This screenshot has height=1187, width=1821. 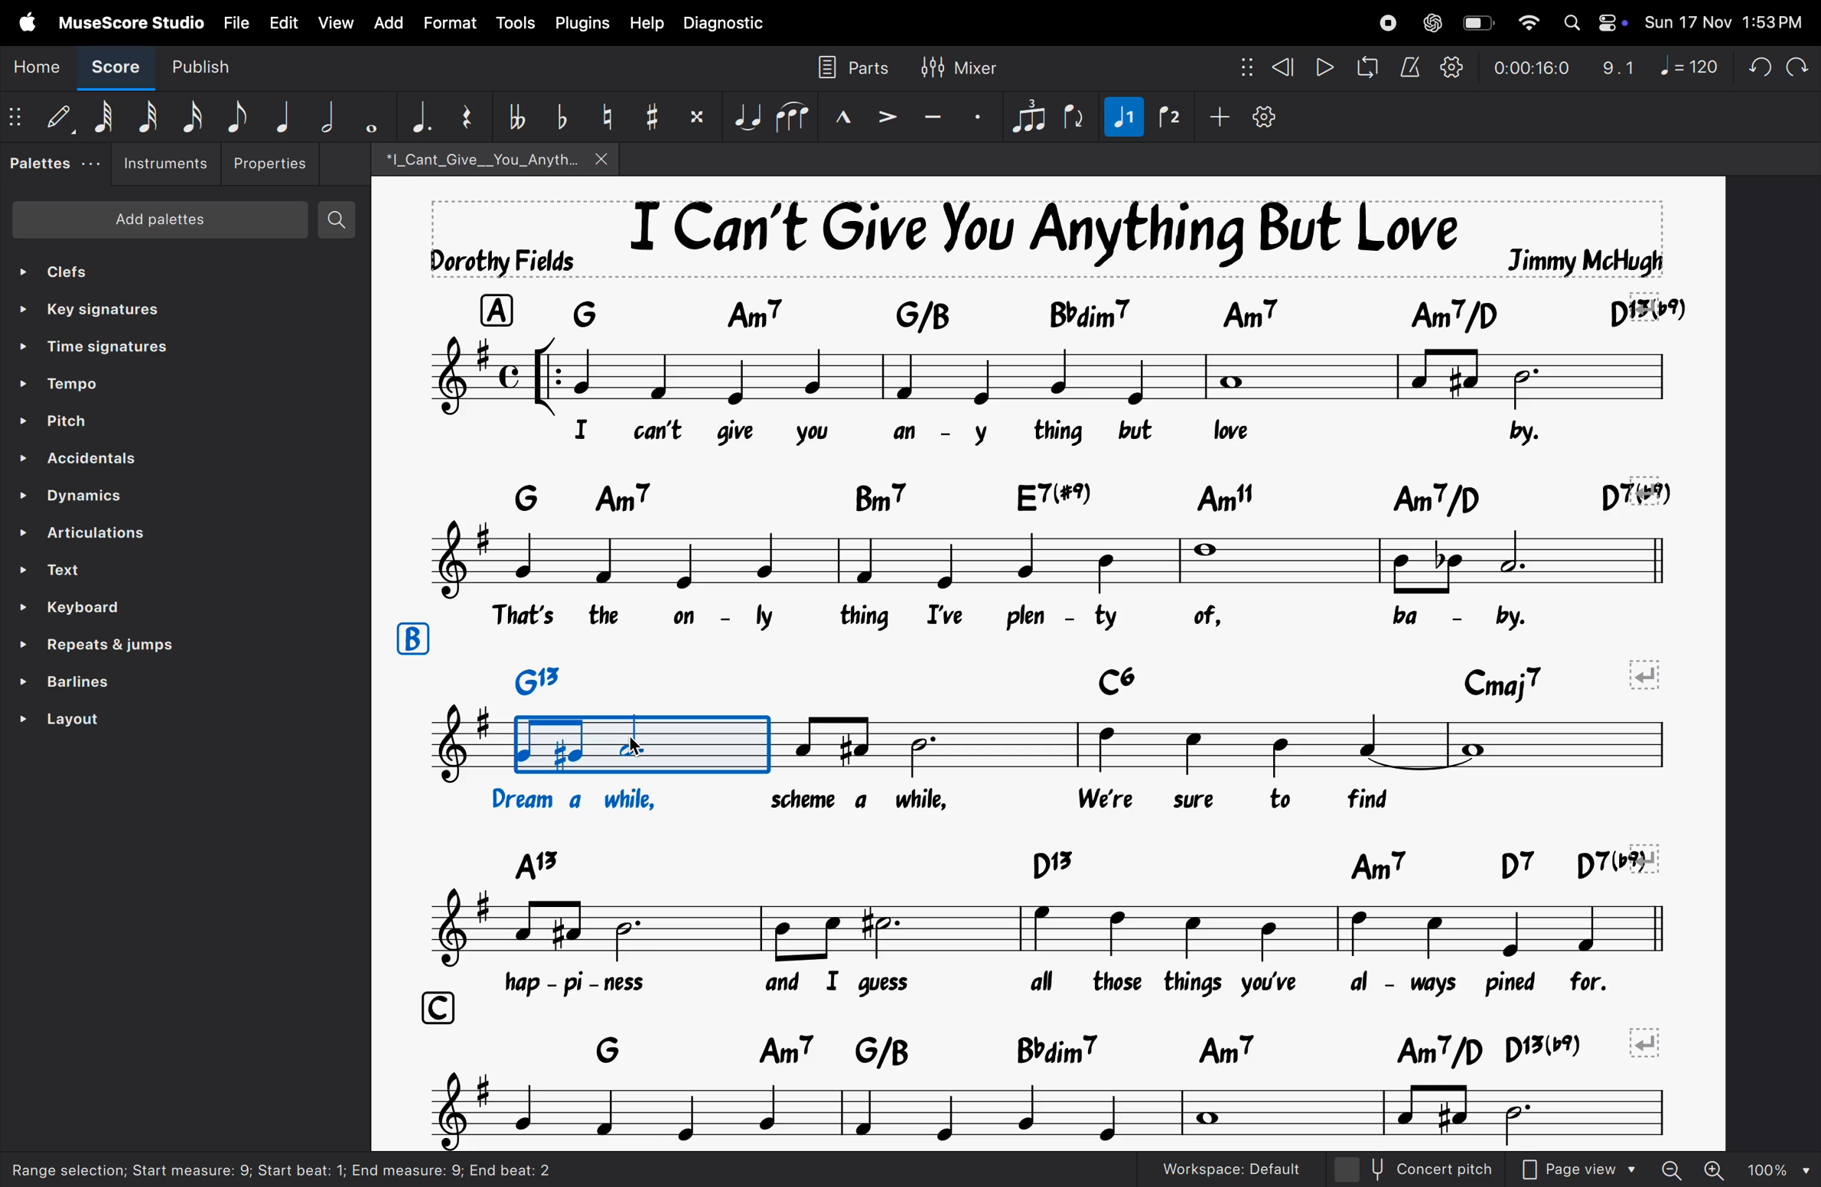 I want to click on voice 1, so click(x=1171, y=116).